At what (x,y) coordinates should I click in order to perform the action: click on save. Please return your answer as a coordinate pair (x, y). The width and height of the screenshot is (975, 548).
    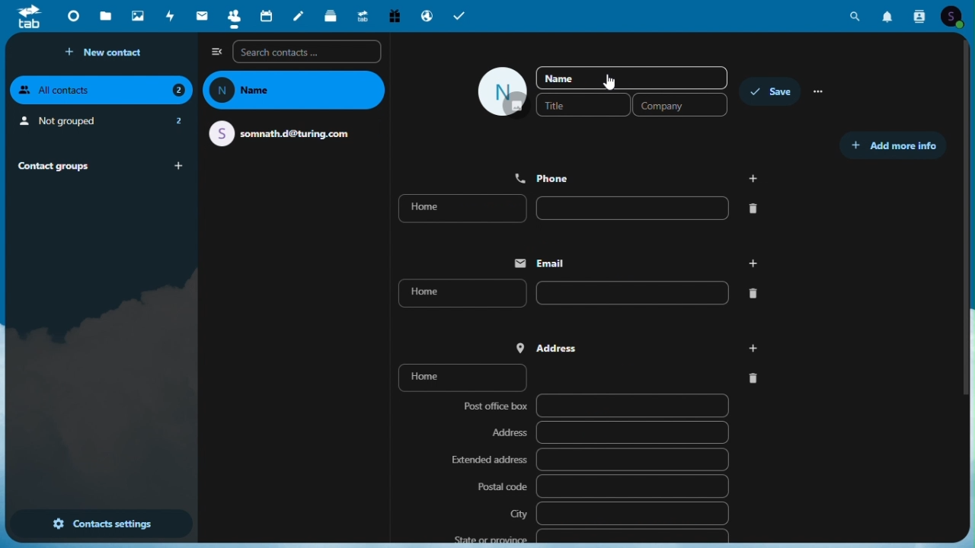
    Looking at the image, I should click on (772, 90).